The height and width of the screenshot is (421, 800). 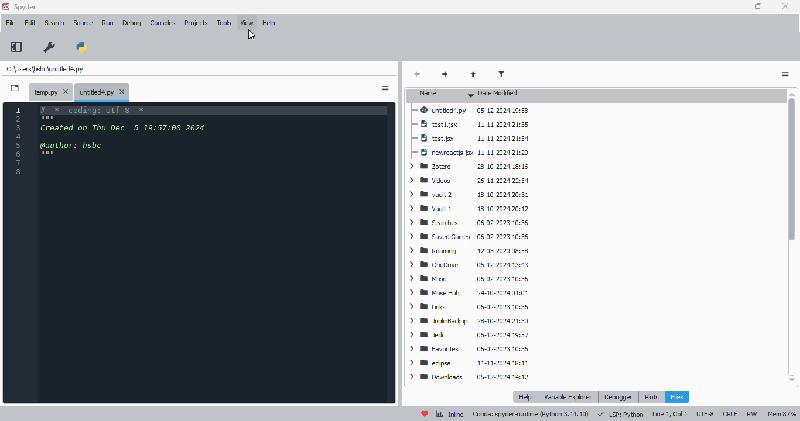 I want to click on Music, so click(x=466, y=278).